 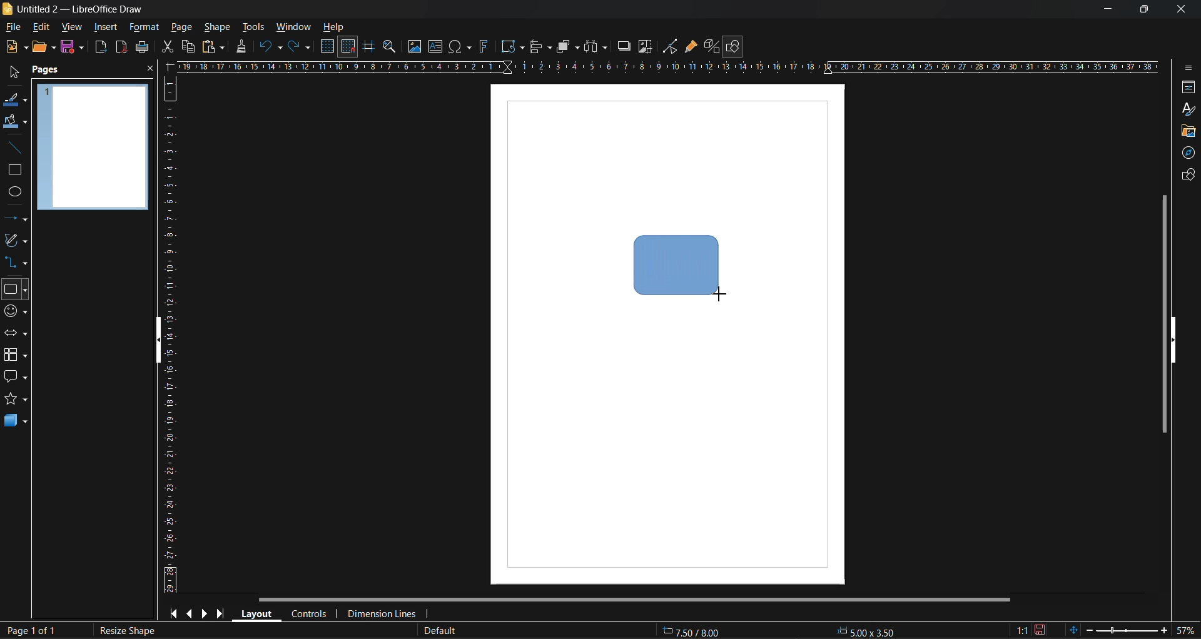 What do you see at coordinates (44, 28) in the screenshot?
I see `edit` at bounding box center [44, 28].